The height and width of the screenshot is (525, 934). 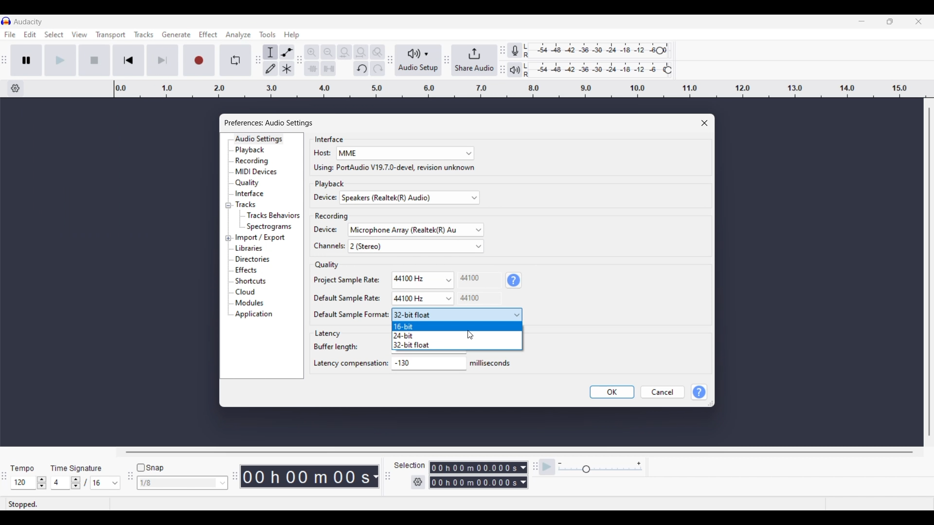 What do you see at coordinates (457, 345) in the screenshot?
I see `32 bit float` at bounding box center [457, 345].